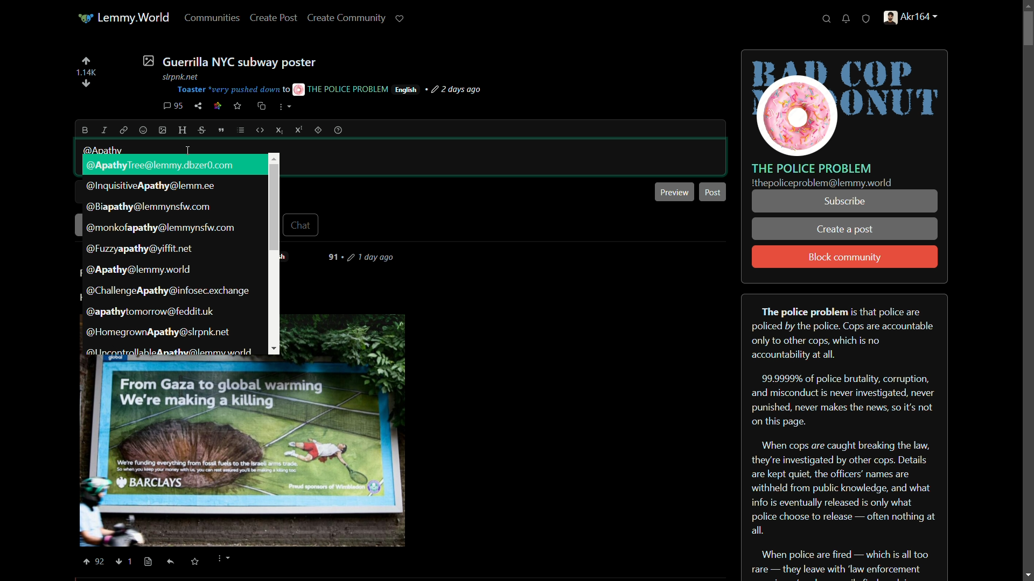 The width and height of the screenshot is (1034, 581). Describe the element at coordinates (1024, 6) in the screenshot. I see `scroll up` at that location.